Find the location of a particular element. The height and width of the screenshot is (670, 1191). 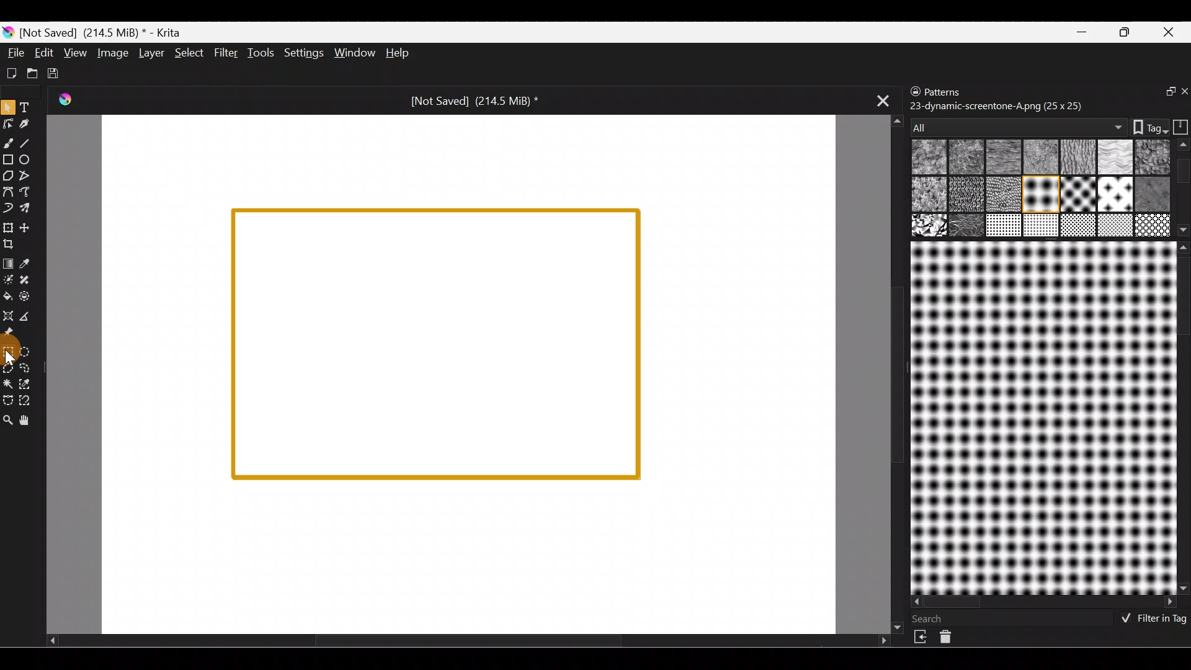

13 drawed_swirl.png is located at coordinates (1155, 194).